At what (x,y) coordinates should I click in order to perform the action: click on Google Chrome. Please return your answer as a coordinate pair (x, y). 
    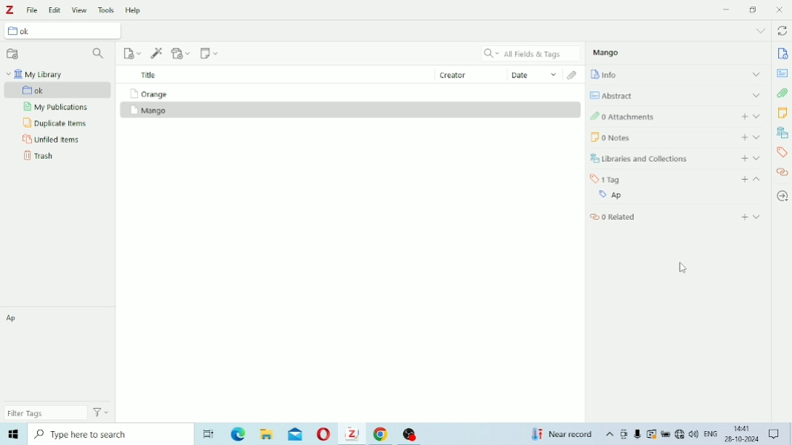
    Looking at the image, I should click on (381, 433).